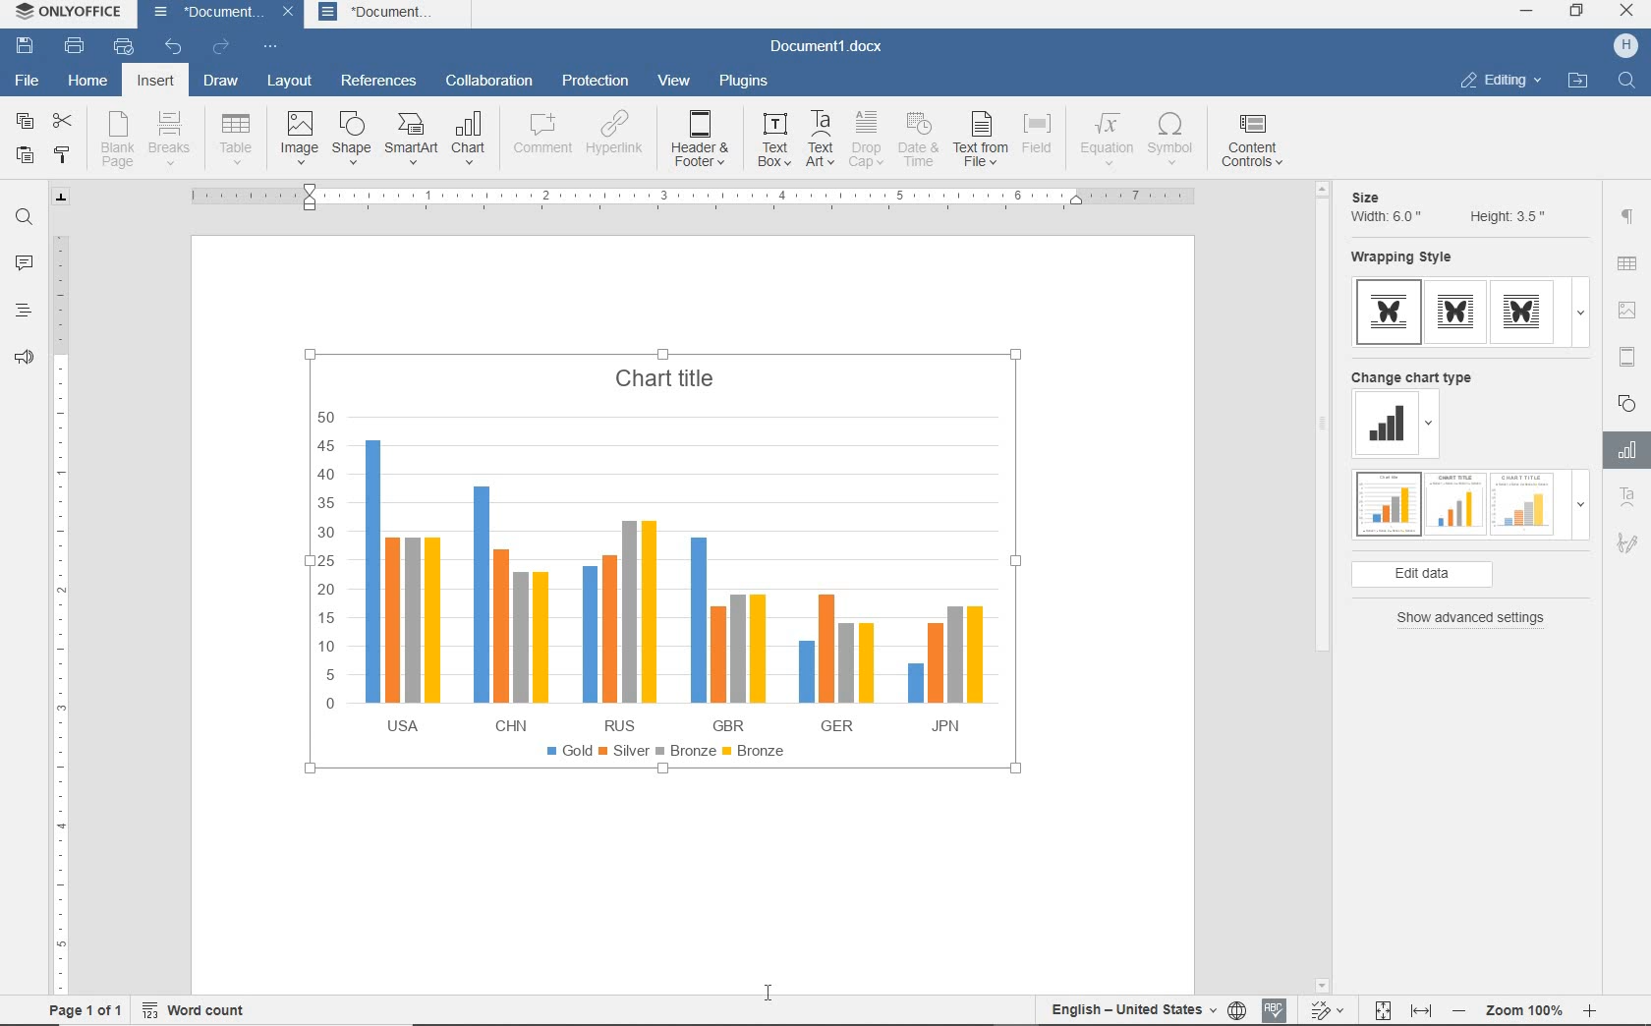 Image resolution: width=1651 pixels, height=1026 pixels. What do you see at coordinates (1452, 502) in the screenshot?
I see `type 2 ` at bounding box center [1452, 502].